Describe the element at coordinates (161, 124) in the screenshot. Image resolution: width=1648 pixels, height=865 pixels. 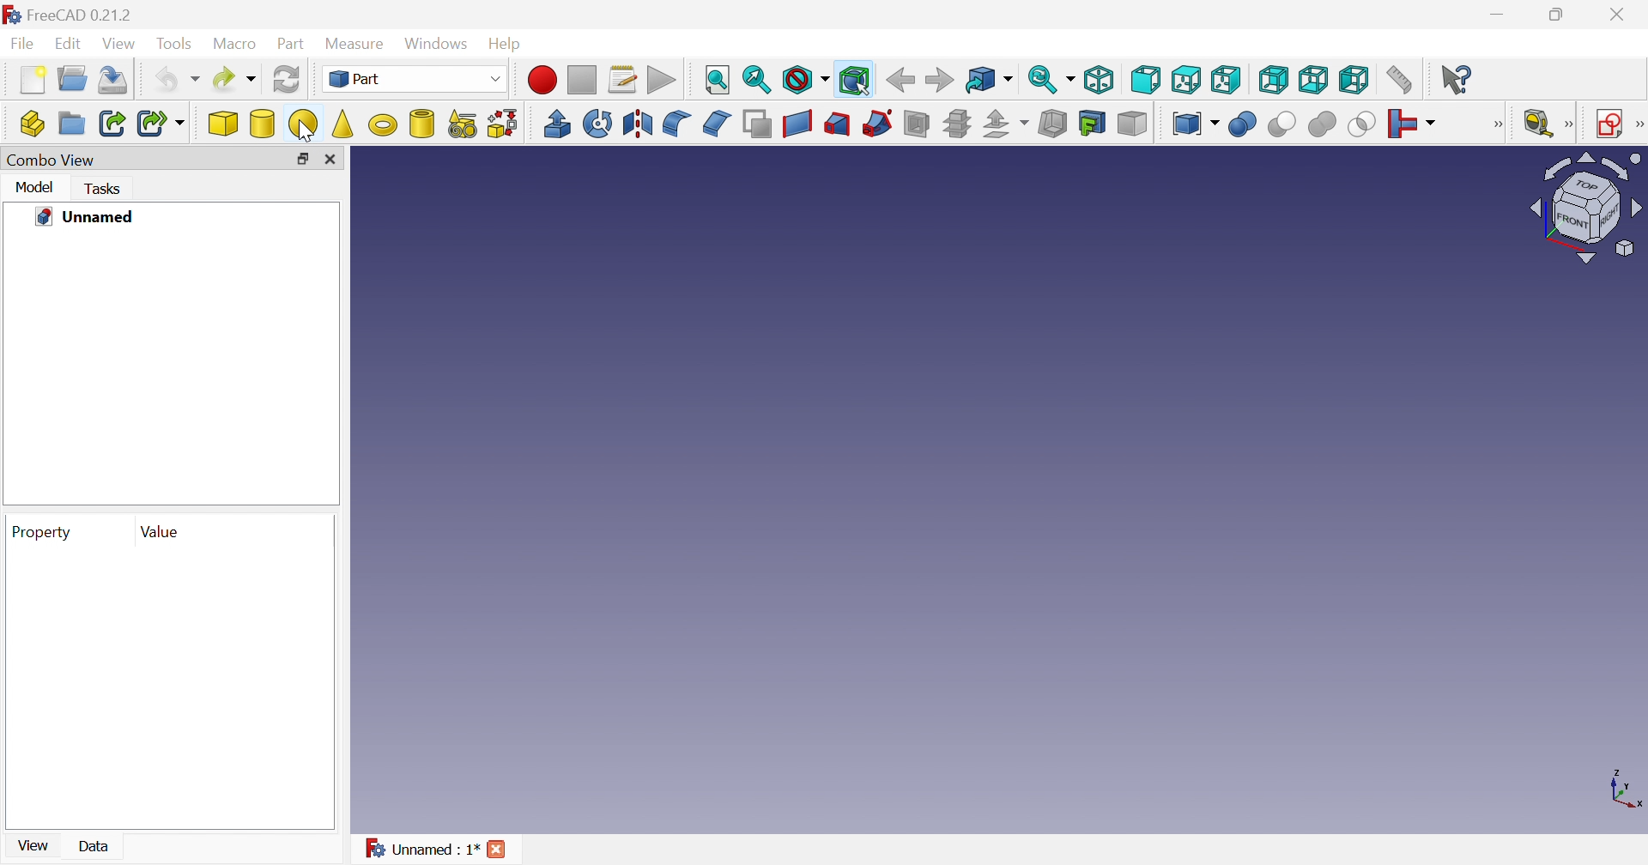
I see `Make sub-link` at that location.